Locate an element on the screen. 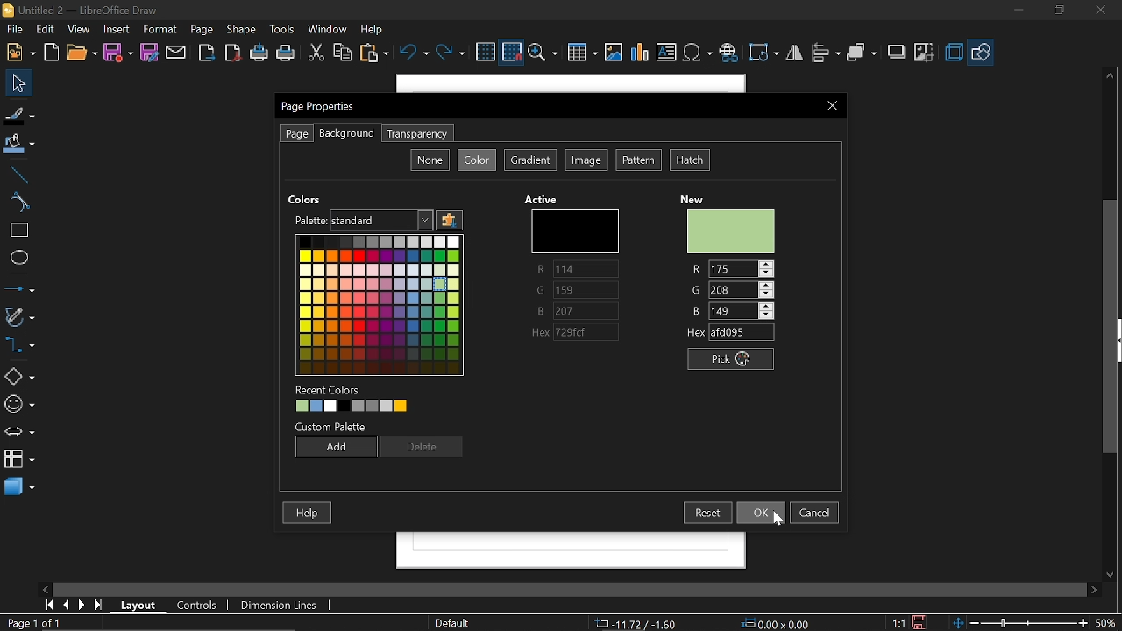 The height and width of the screenshot is (631, 1122). Position is located at coordinates (777, 622).